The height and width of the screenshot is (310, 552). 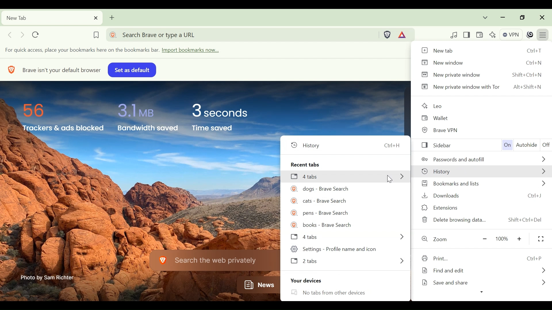 What do you see at coordinates (482, 183) in the screenshot?
I see `Bookmarks and lists` at bounding box center [482, 183].